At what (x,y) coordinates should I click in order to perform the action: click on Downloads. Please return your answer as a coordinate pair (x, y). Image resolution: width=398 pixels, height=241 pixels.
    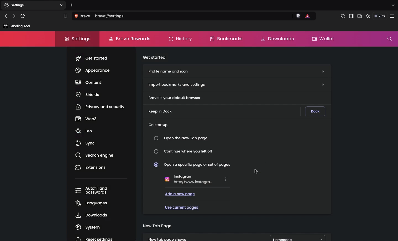
    Looking at the image, I should click on (275, 38).